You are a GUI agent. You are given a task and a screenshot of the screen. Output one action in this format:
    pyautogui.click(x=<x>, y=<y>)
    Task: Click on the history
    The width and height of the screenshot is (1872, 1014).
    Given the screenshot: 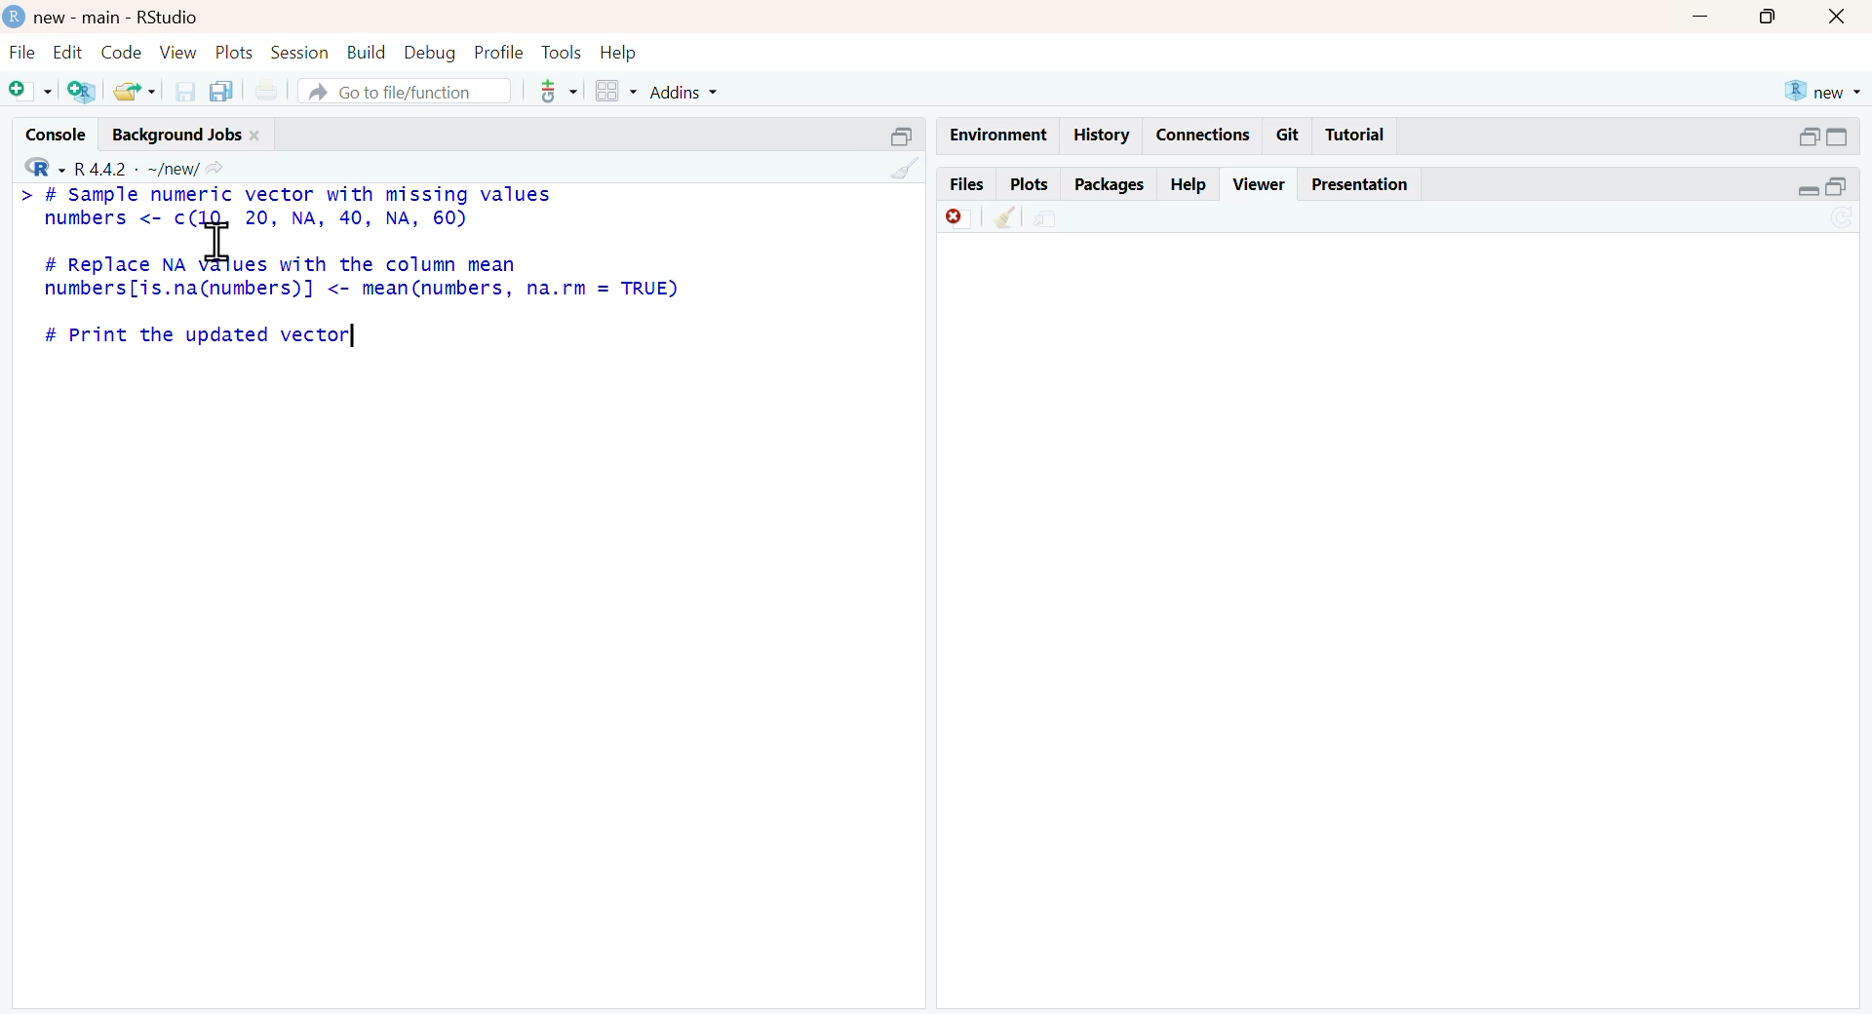 What is the action you would take?
    pyautogui.click(x=1104, y=136)
    